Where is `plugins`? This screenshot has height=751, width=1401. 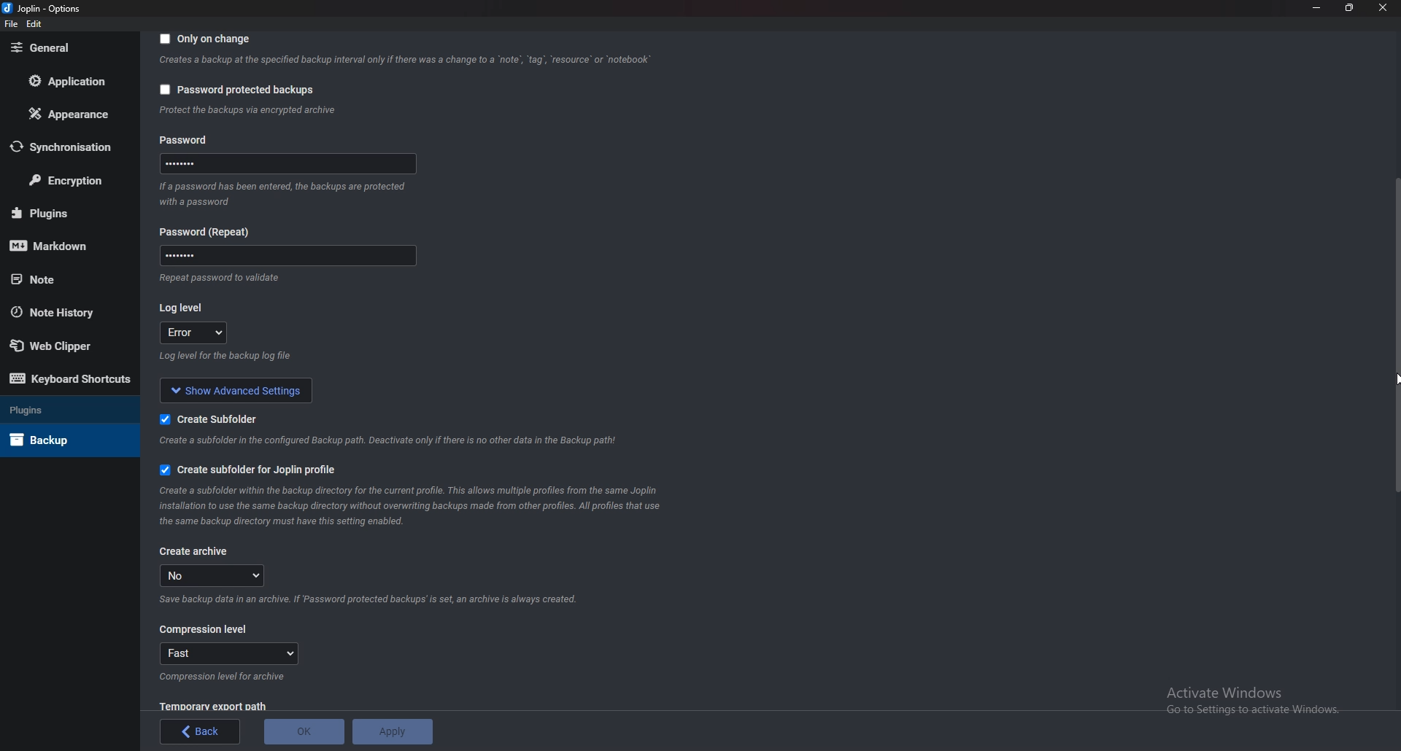 plugins is located at coordinates (61, 212).